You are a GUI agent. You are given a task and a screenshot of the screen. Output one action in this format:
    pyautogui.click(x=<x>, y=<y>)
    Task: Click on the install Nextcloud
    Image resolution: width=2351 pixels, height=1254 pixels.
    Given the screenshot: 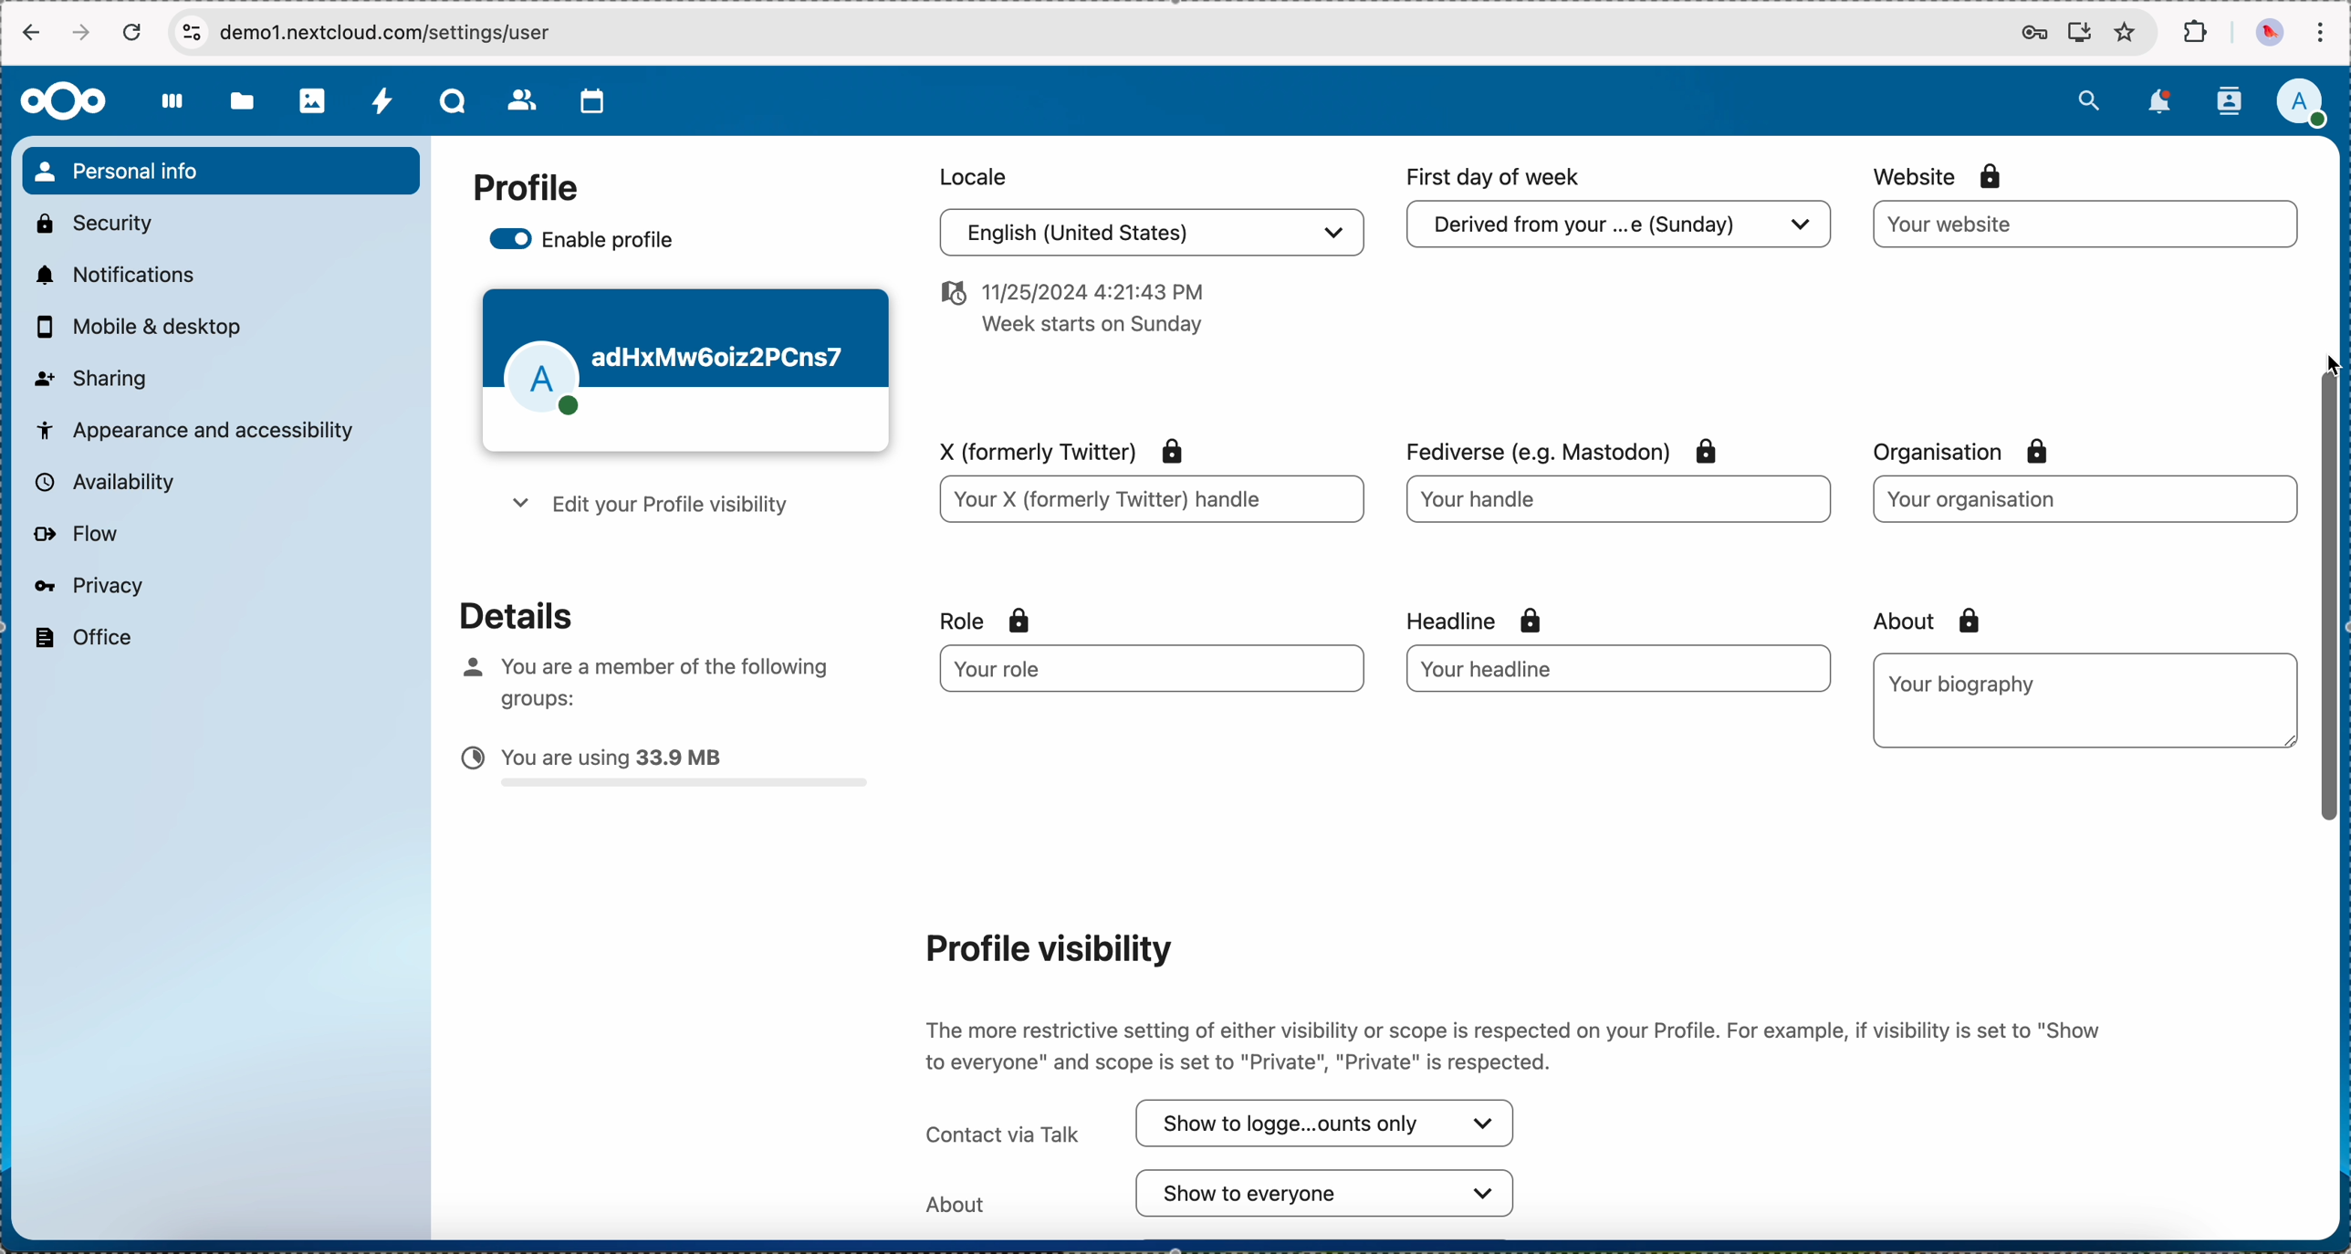 What is the action you would take?
    pyautogui.click(x=2080, y=35)
    